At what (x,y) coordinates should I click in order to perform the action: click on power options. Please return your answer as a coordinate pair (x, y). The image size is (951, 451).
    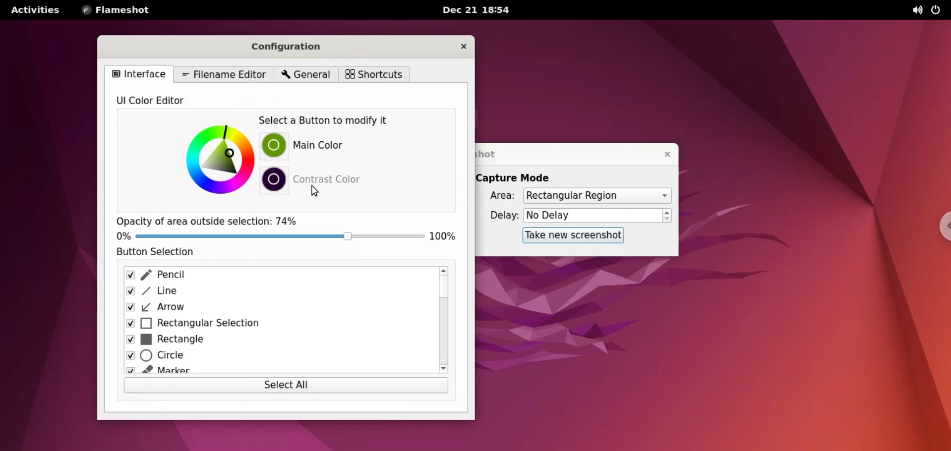
    Looking at the image, I should click on (939, 10).